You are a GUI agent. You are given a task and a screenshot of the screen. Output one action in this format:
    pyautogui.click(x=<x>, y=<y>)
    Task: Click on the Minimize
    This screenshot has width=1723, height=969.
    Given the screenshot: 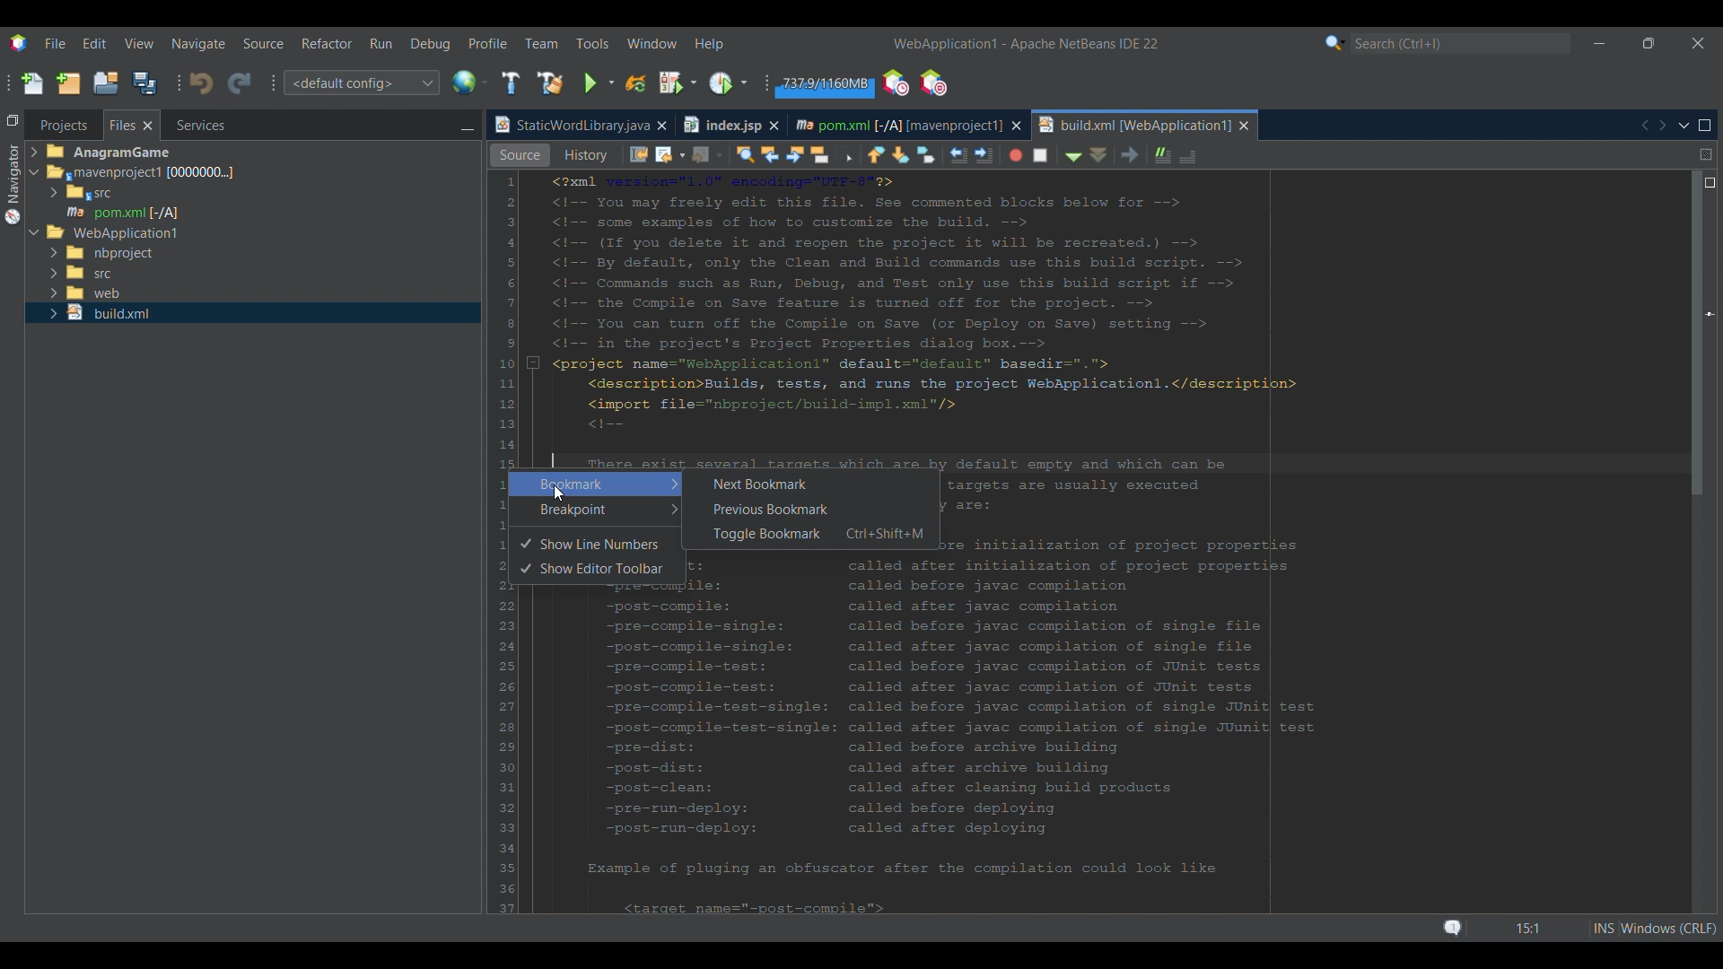 What is the action you would take?
    pyautogui.click(x=467, y=127)
    